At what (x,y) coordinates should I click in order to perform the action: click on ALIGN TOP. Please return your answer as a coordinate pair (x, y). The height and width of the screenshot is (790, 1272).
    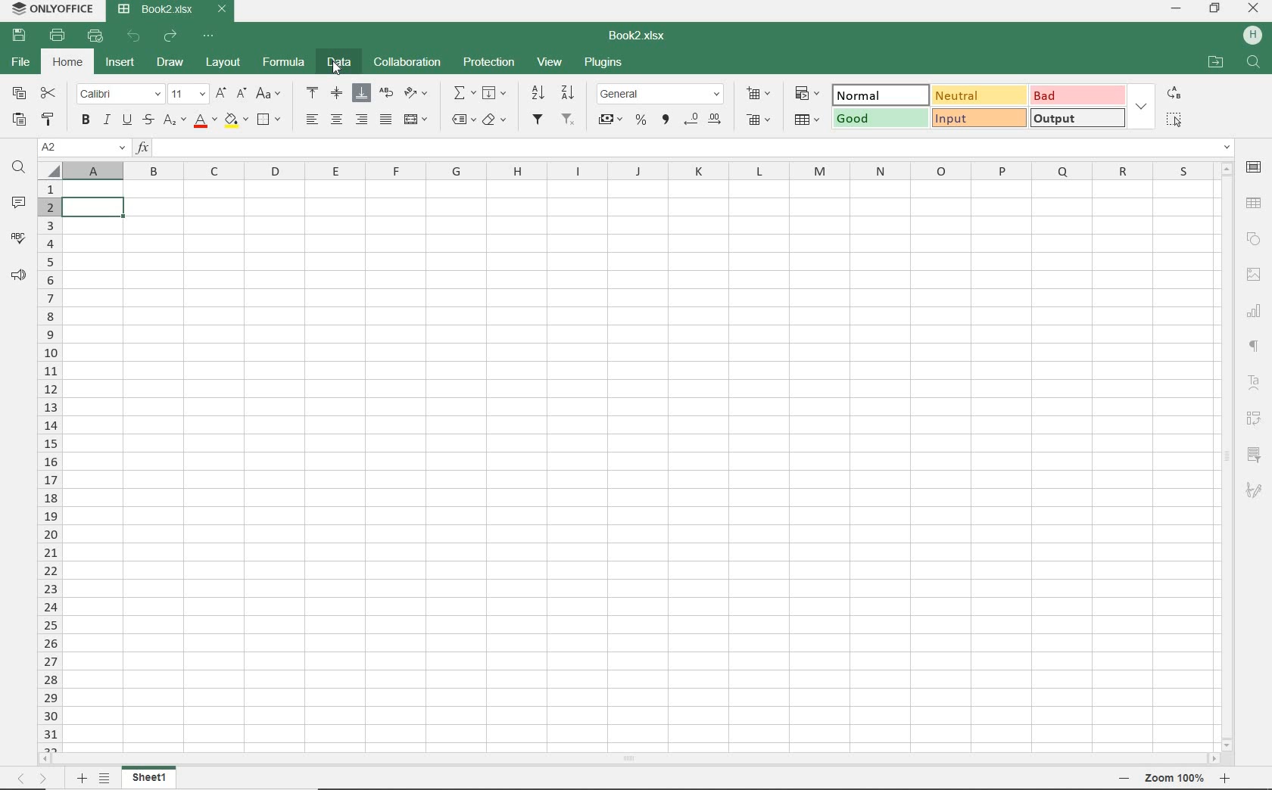
    Looking at the image, I should click on (313, 92).